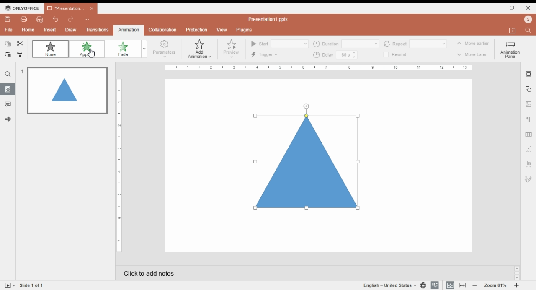 This screenshot has height=290, width=536. What do you see at coordinates (528, 19) in the screenshot?
I see `profile` at bounding box center [528, 19].